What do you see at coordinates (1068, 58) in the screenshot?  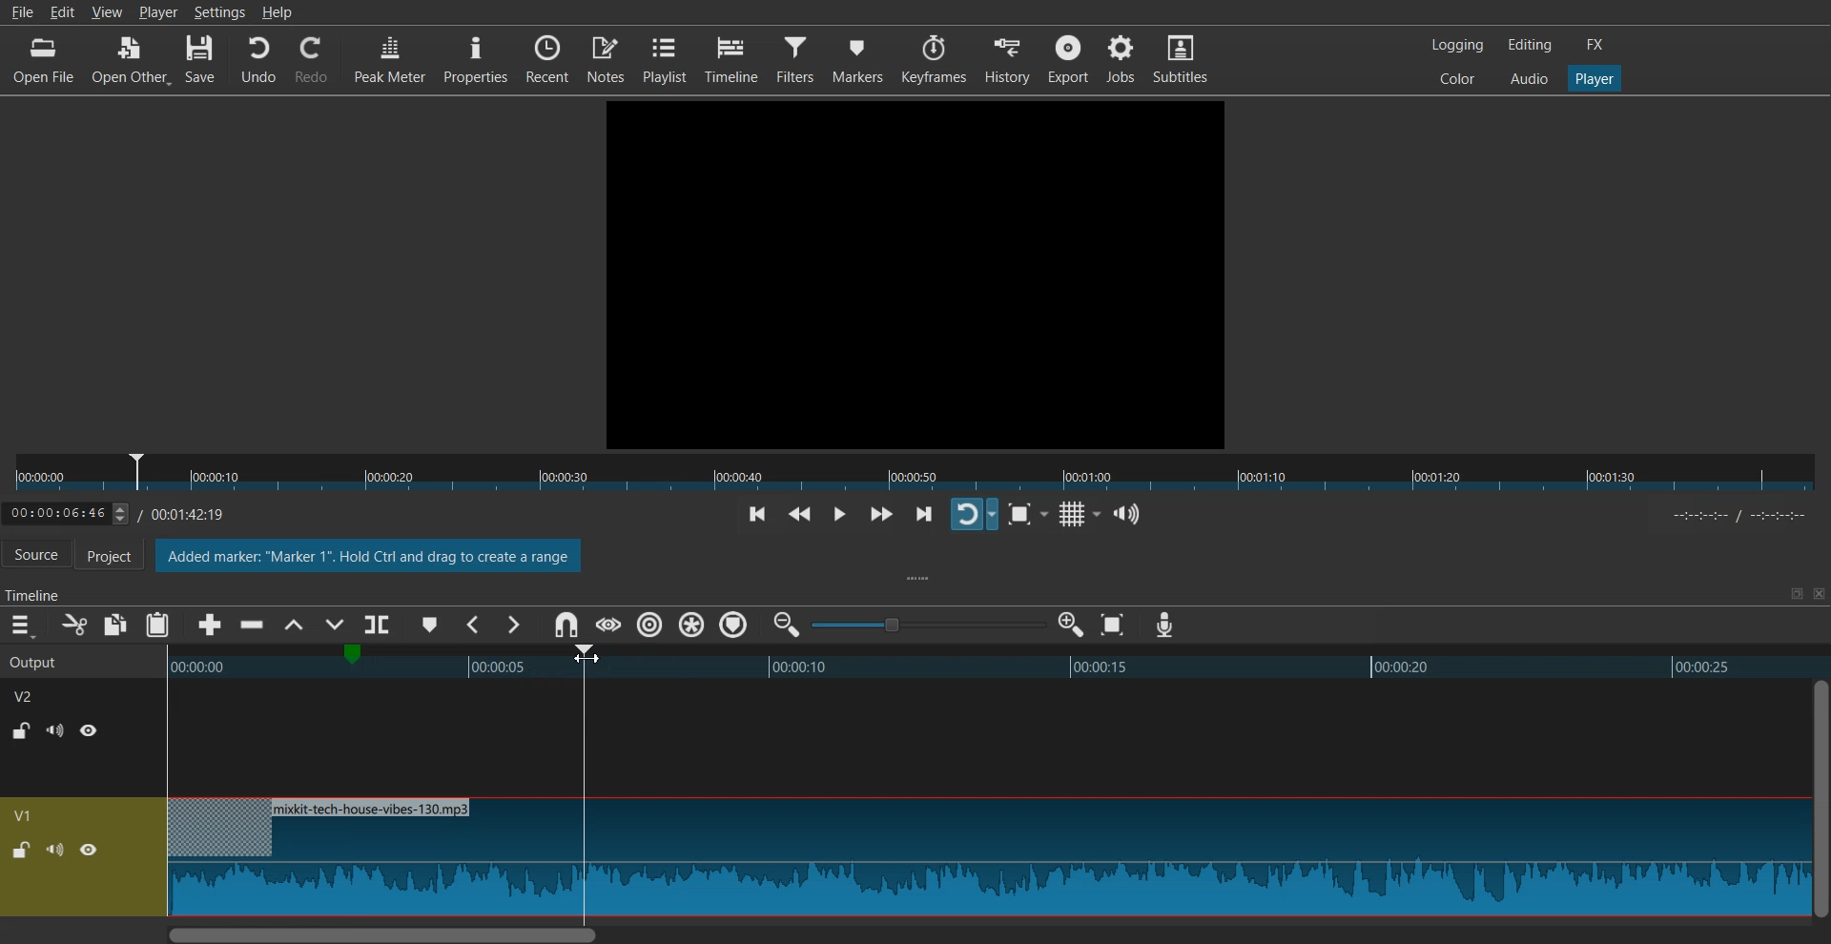 I see `Export` at bounding box center [1068, 58].